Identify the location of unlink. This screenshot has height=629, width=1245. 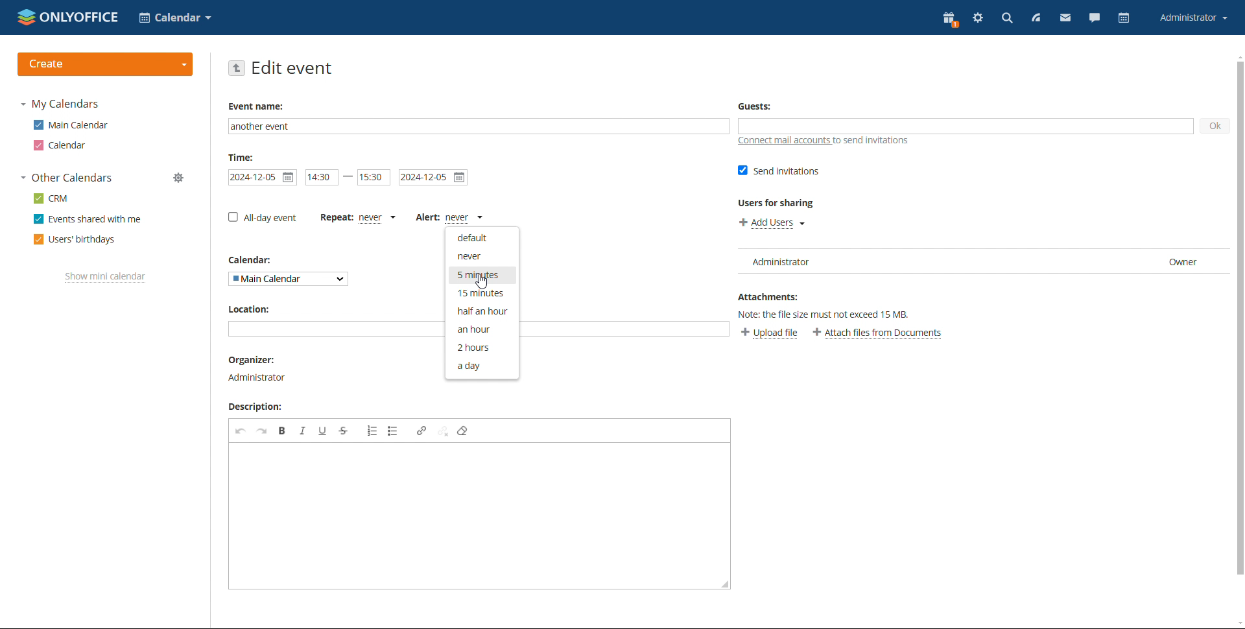
(443, 431).